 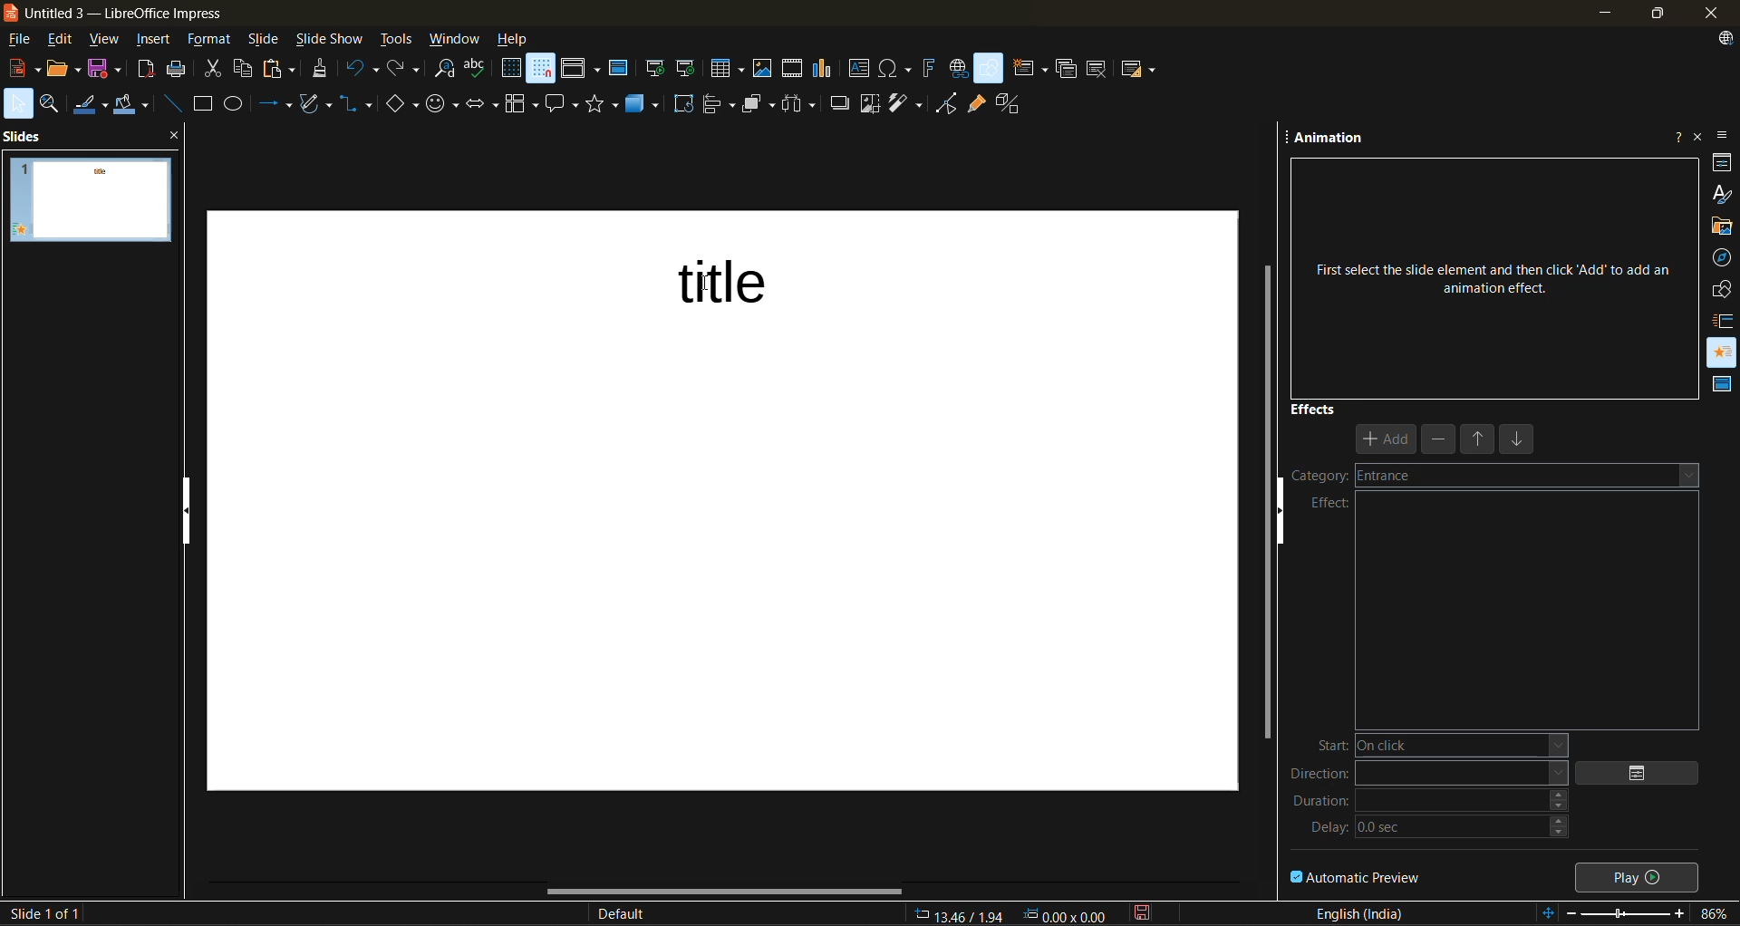 What do you see at coordinates (1723, 227) in the screenshot?
I see `gallery` at bounding box center [1723, 227].